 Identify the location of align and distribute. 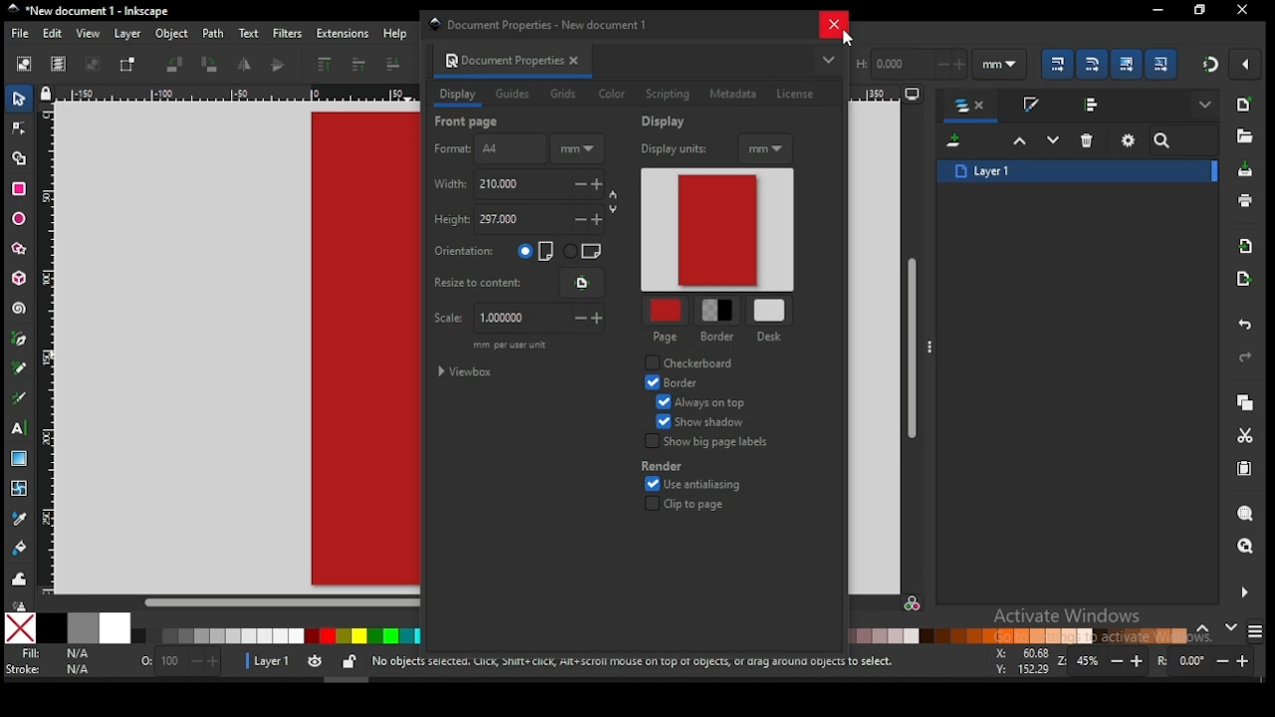
(1094, 104).